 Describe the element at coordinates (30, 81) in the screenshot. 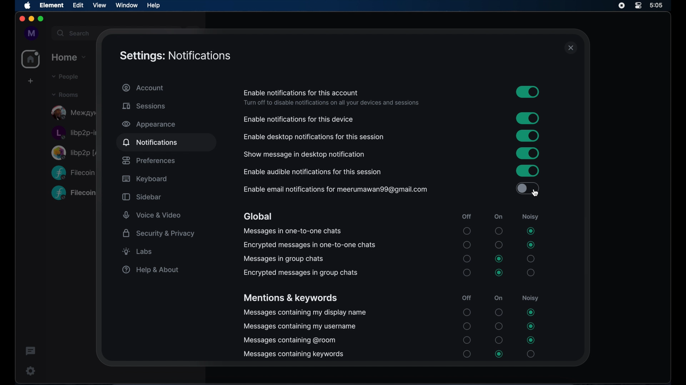

I see `add` at that location.